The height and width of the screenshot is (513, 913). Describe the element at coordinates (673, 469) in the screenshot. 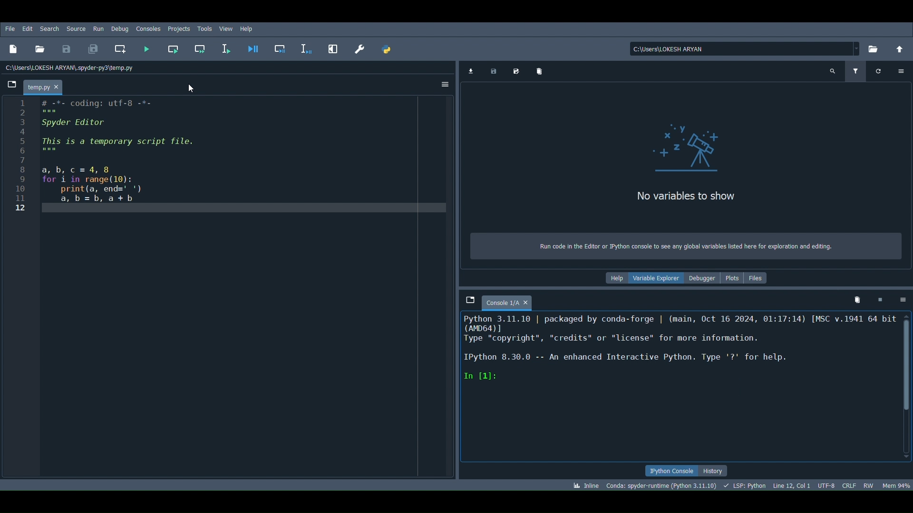

I see `IPython console` at that location.